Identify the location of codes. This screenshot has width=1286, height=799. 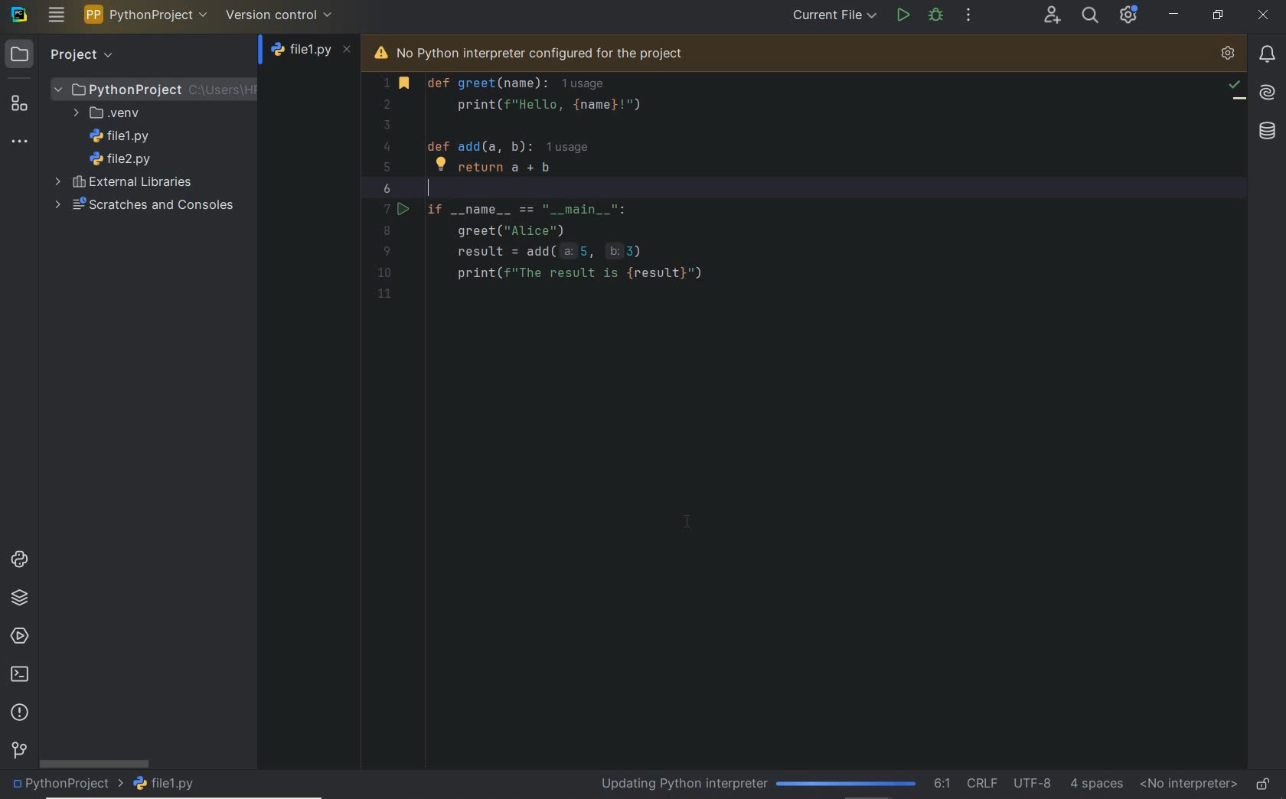
(651, 197).